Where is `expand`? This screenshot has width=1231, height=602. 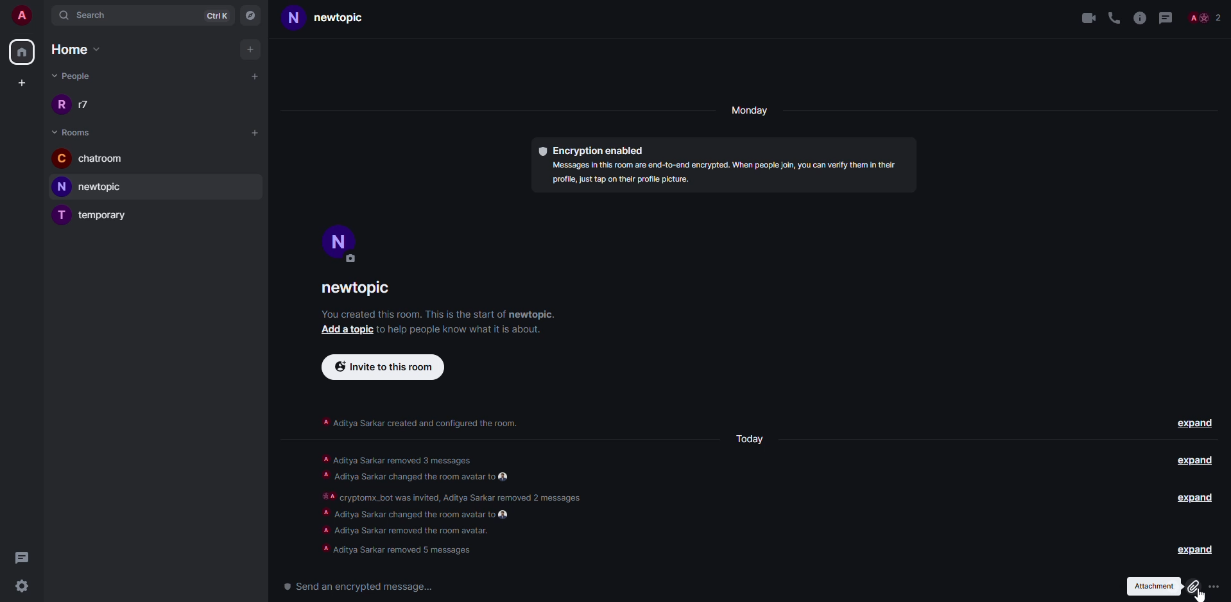 expand is located at coordinates (1192, 551).